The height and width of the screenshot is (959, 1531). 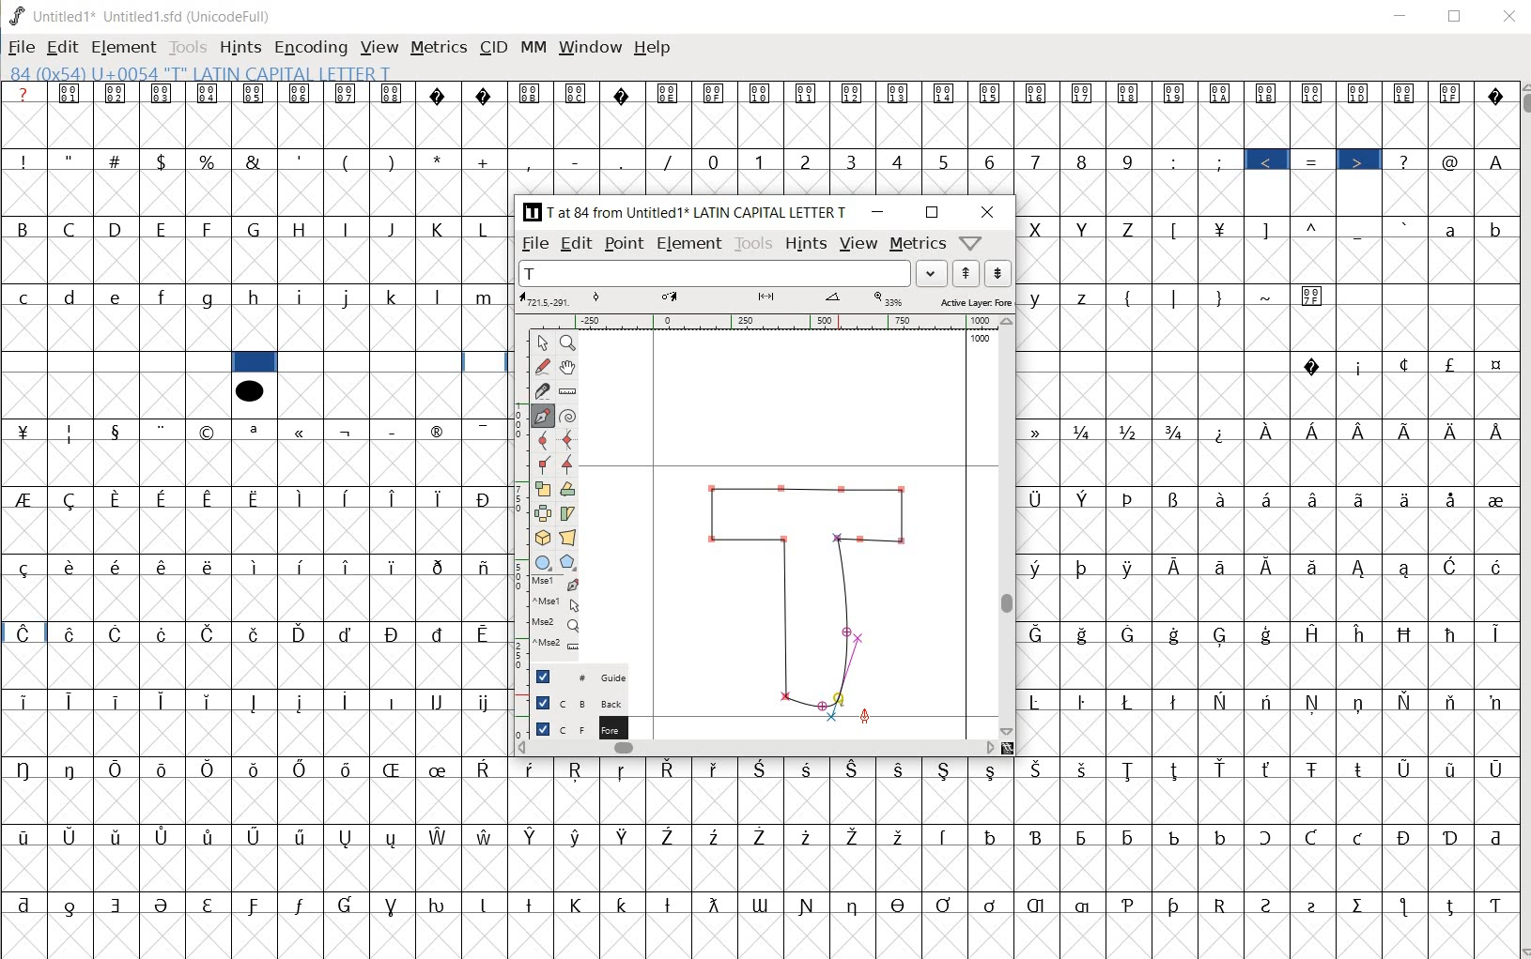 What do you see at coordinates (256, 907) in the screenshot?
I see `Symbol` at bounding box center [256, 907].